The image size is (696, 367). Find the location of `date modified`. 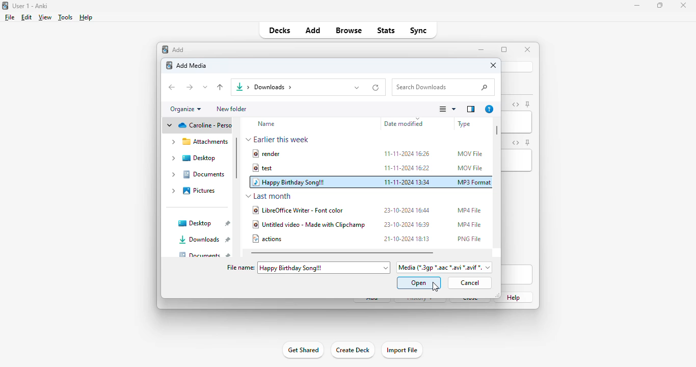

date modified is located at coordinates (406, 123).